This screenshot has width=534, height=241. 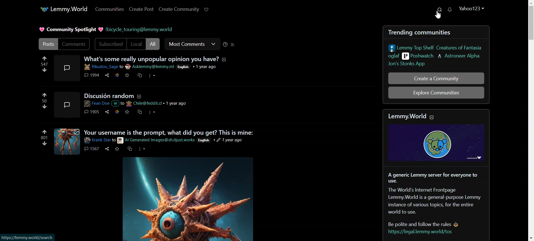 What do you see at coordinates (91, 149) in the screenshot?
I see `1567 comment` at bounding box center [91, 149].